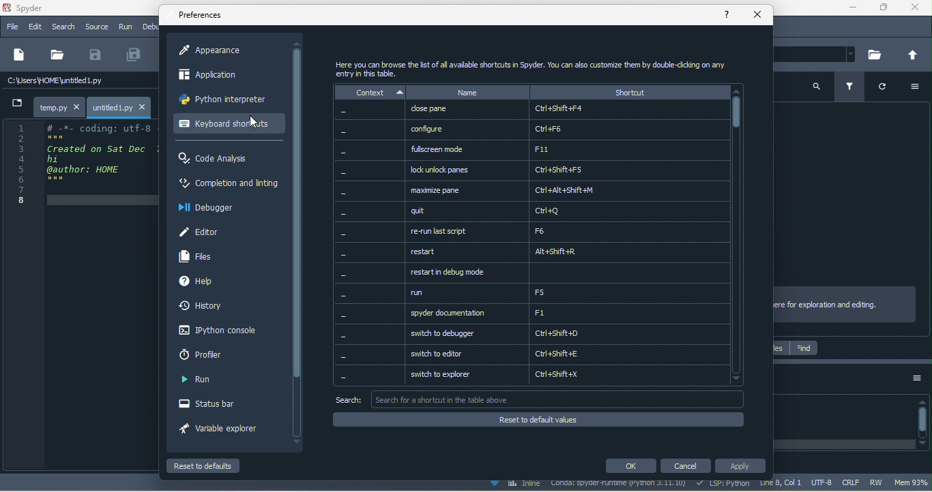  I want to click on code in editor pane, so click(82, 164).